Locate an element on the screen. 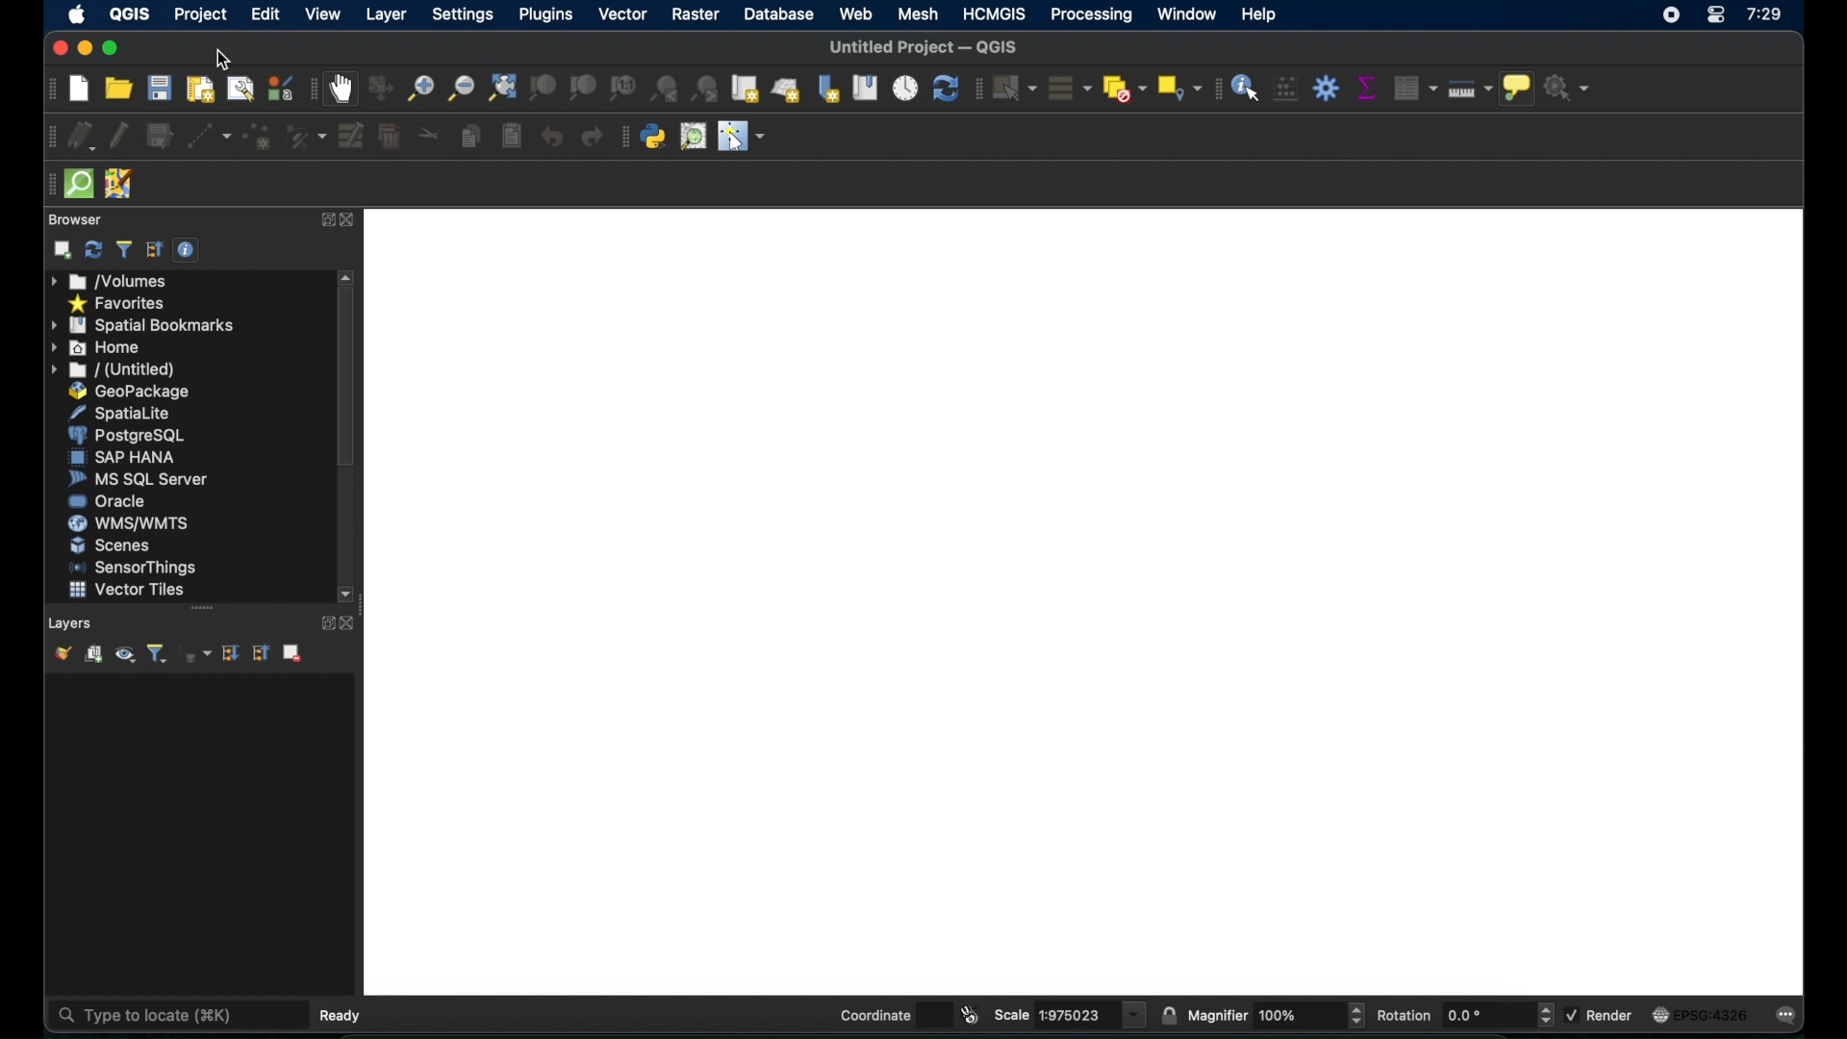 This screenshot has width=1847, height=1039. lock is located at coordinates (1168, 1014).